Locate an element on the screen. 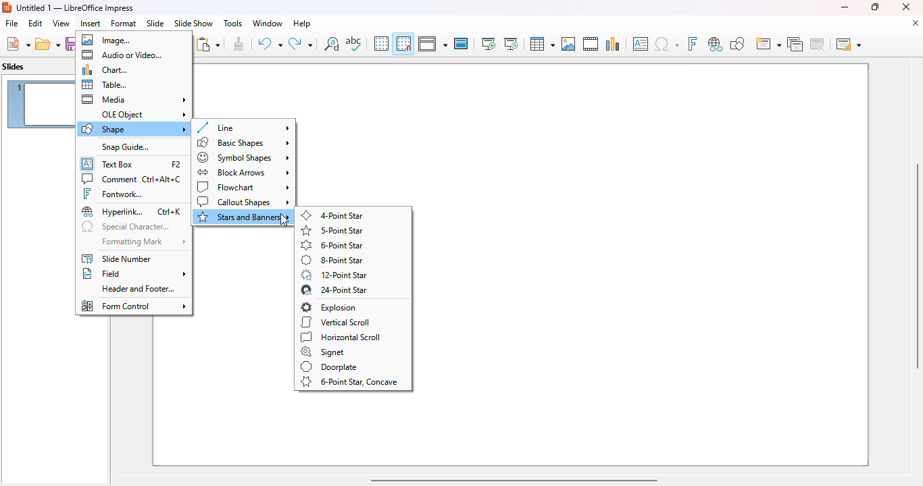  file is located at coordinates (11, 24).